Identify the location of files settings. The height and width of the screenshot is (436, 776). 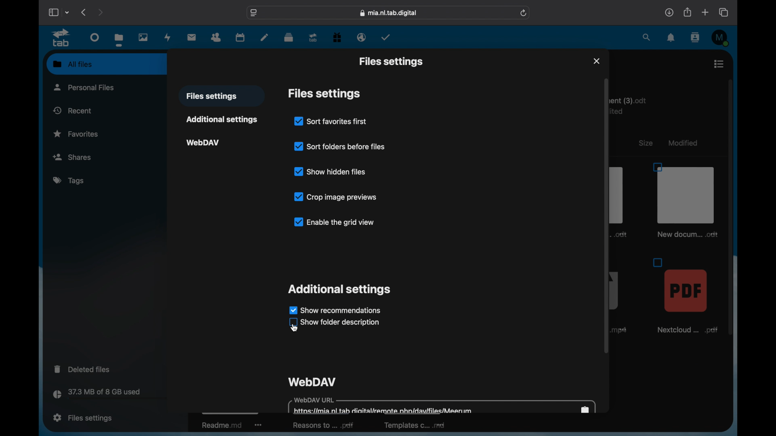
(212, 96).